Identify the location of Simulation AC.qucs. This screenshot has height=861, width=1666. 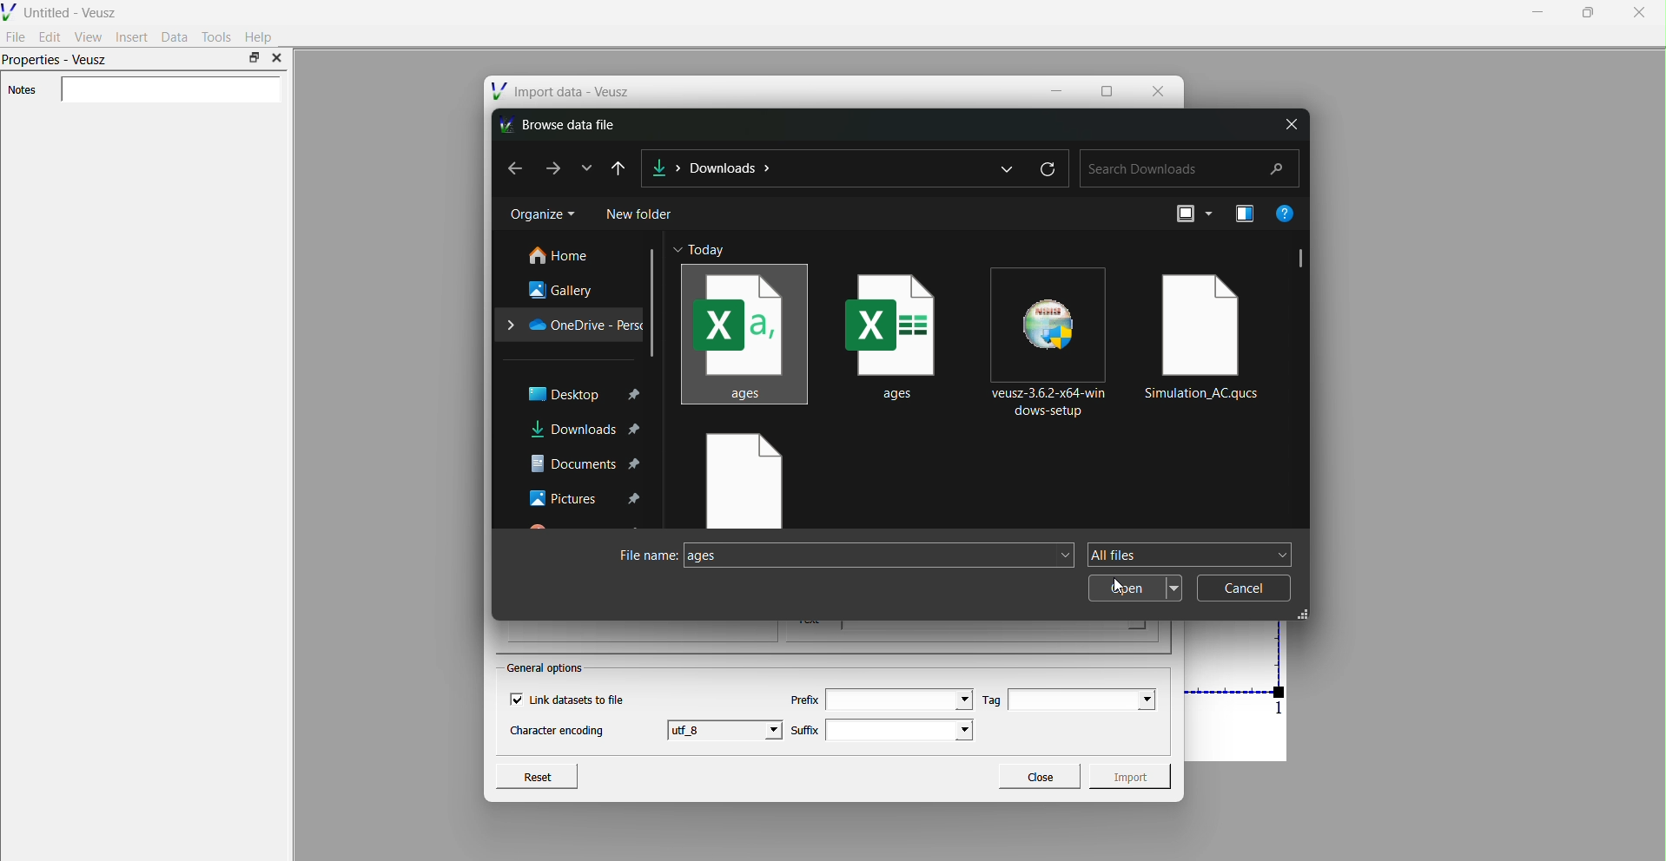
(1206, 333).